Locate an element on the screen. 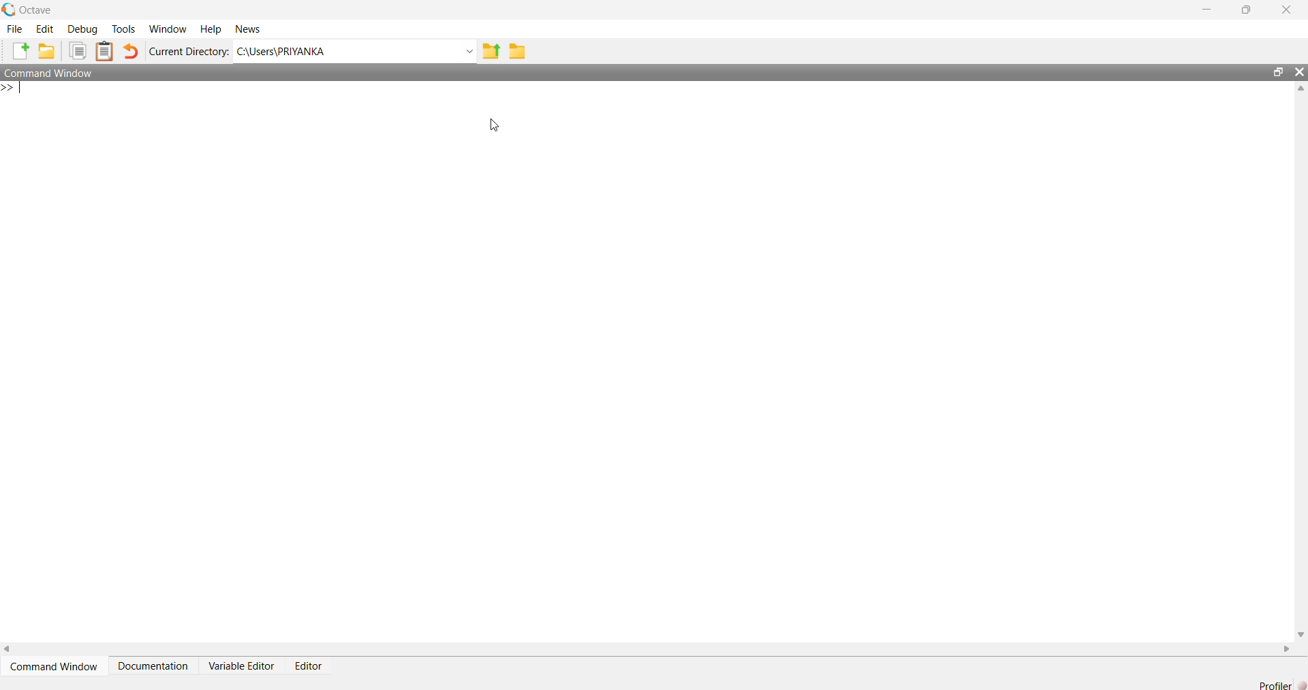 The image size is (1308, 690). Close is located at coordinates (1286, 10).